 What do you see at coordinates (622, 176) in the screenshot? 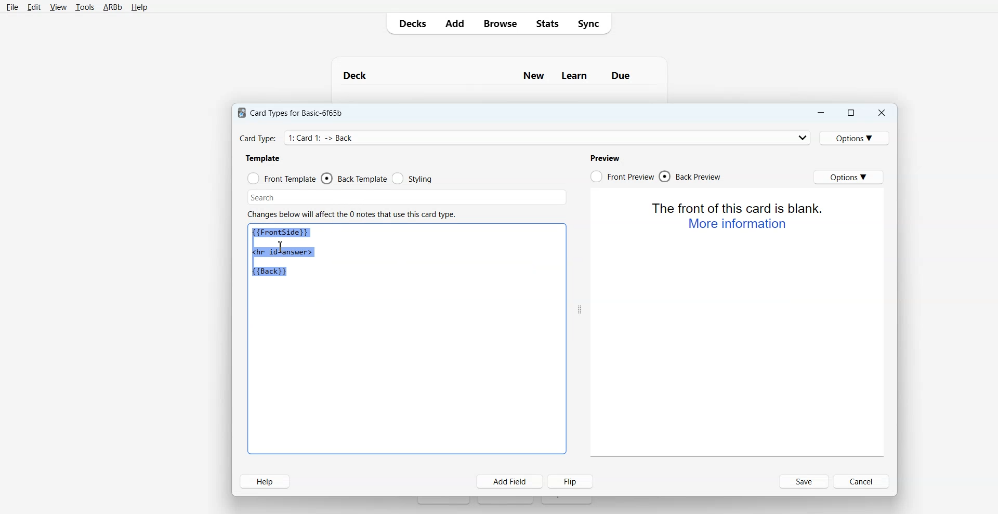
I see `Front Preview` at bounding box center [622, 176].